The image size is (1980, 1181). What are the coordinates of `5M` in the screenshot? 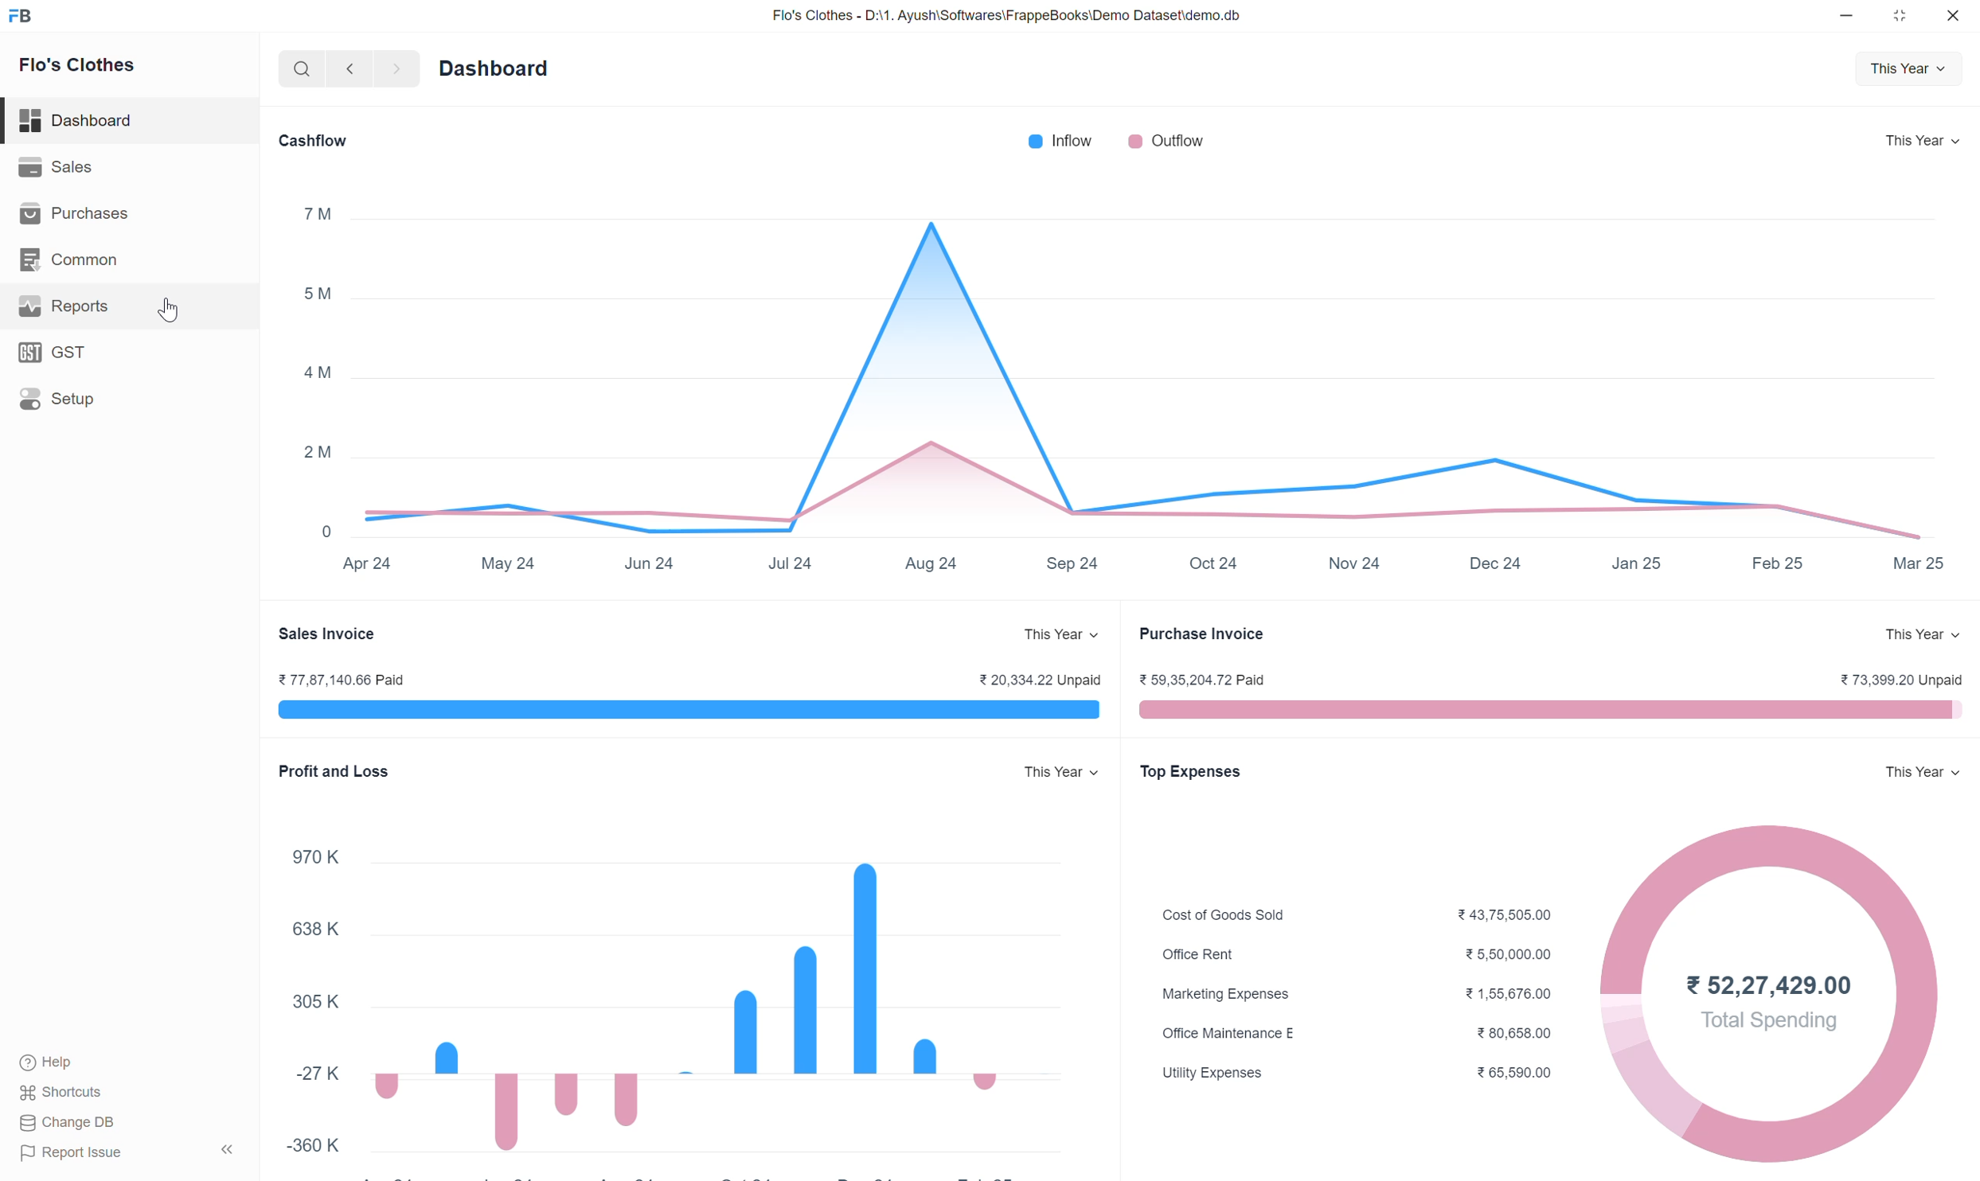 It's located at (318, 296).